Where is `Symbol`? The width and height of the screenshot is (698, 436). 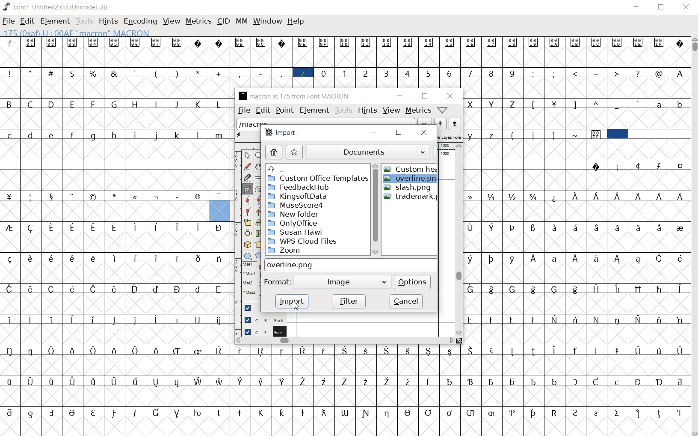
Symbol is located at coordinates (535, 413).